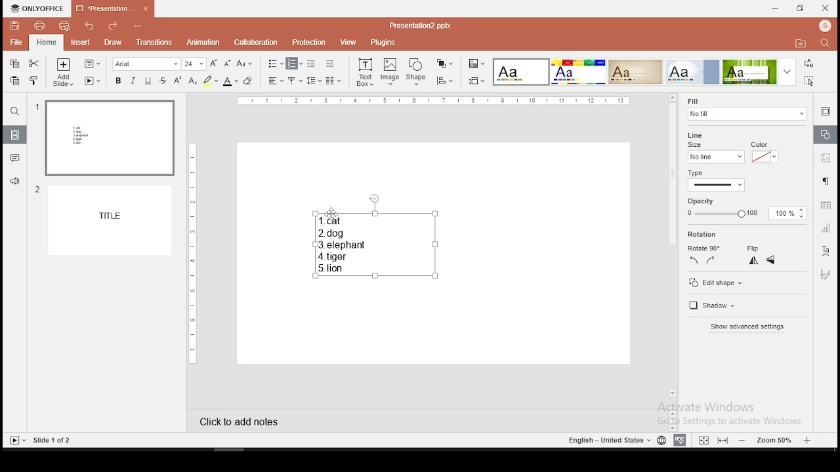  What do you see at coordinates (35, 81) in the screenshot?
I see `clone formatting` at bounding box center [35, 81].